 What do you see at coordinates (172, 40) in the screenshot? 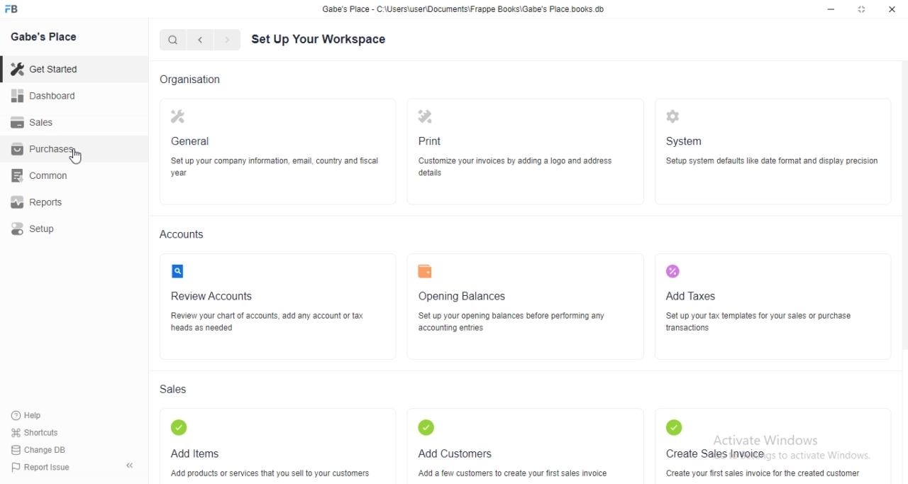
I see `Search` at bounding box center [172, 40].